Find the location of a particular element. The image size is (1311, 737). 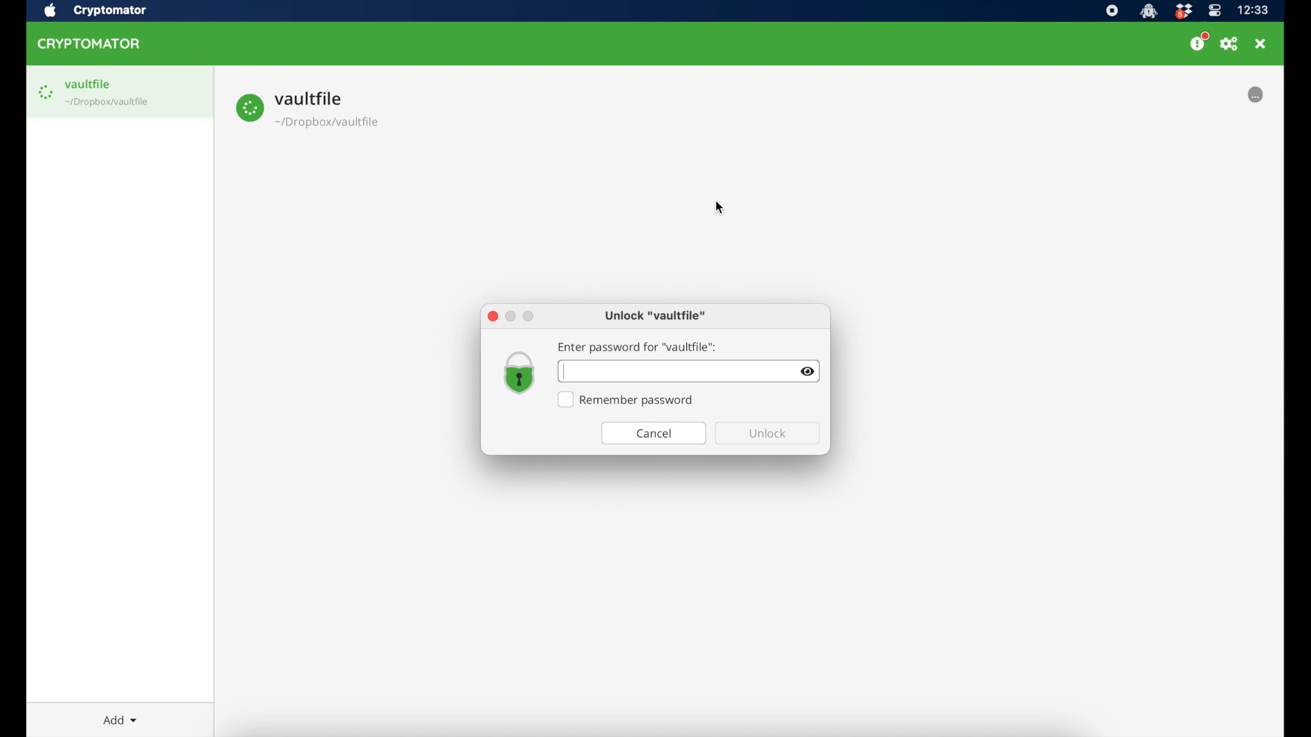

apple icon is located at coordinates (50, 10).